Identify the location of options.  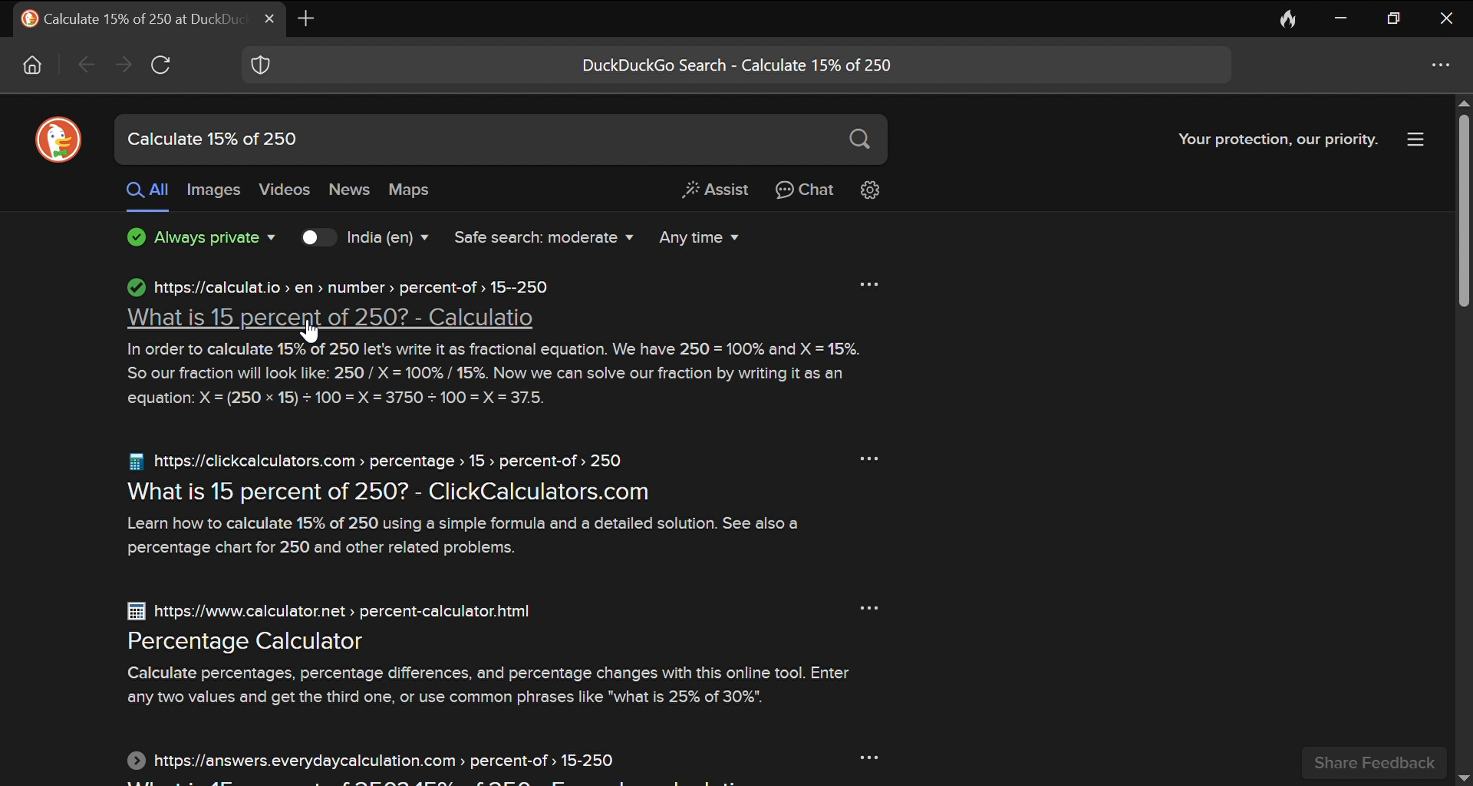
(870, 607).